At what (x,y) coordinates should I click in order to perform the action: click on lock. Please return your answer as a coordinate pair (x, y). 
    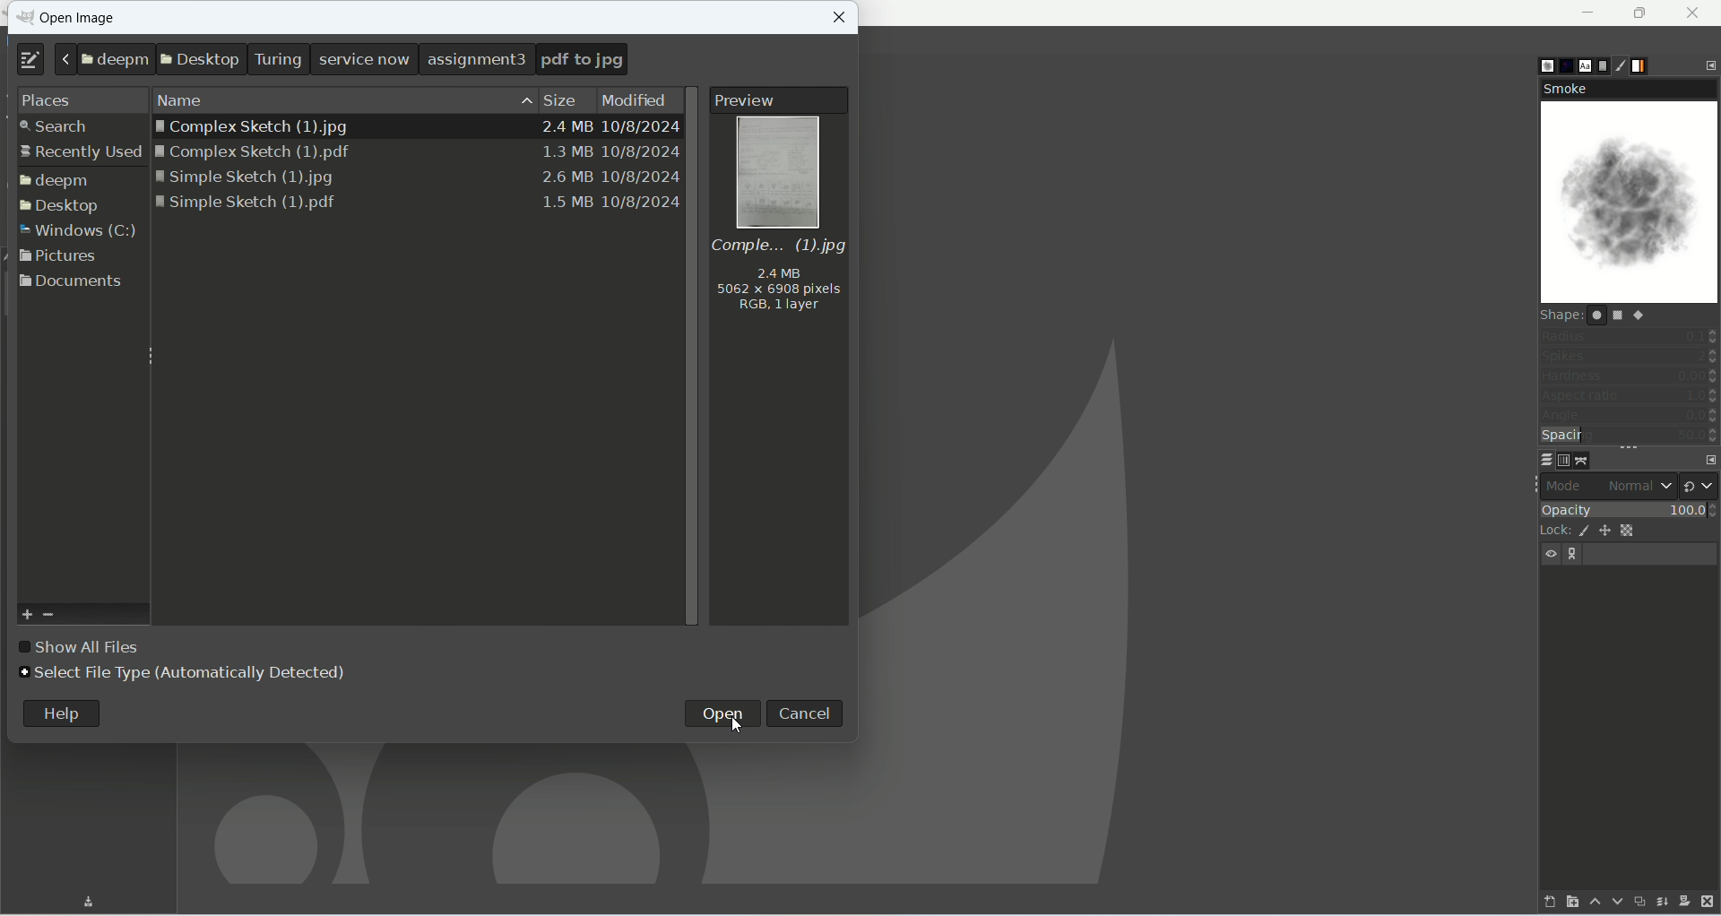
    Looking at the image, I should click on (1550, 531).